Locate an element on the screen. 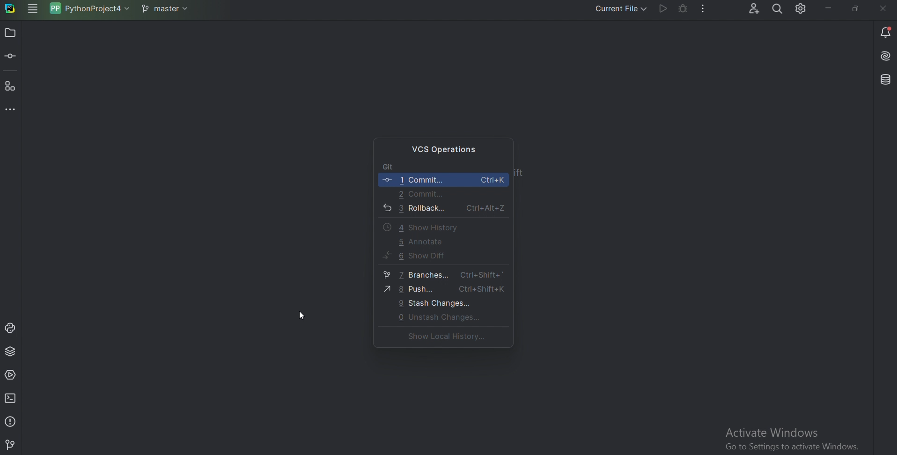  Pycharm is located at coordinates (11, 9).